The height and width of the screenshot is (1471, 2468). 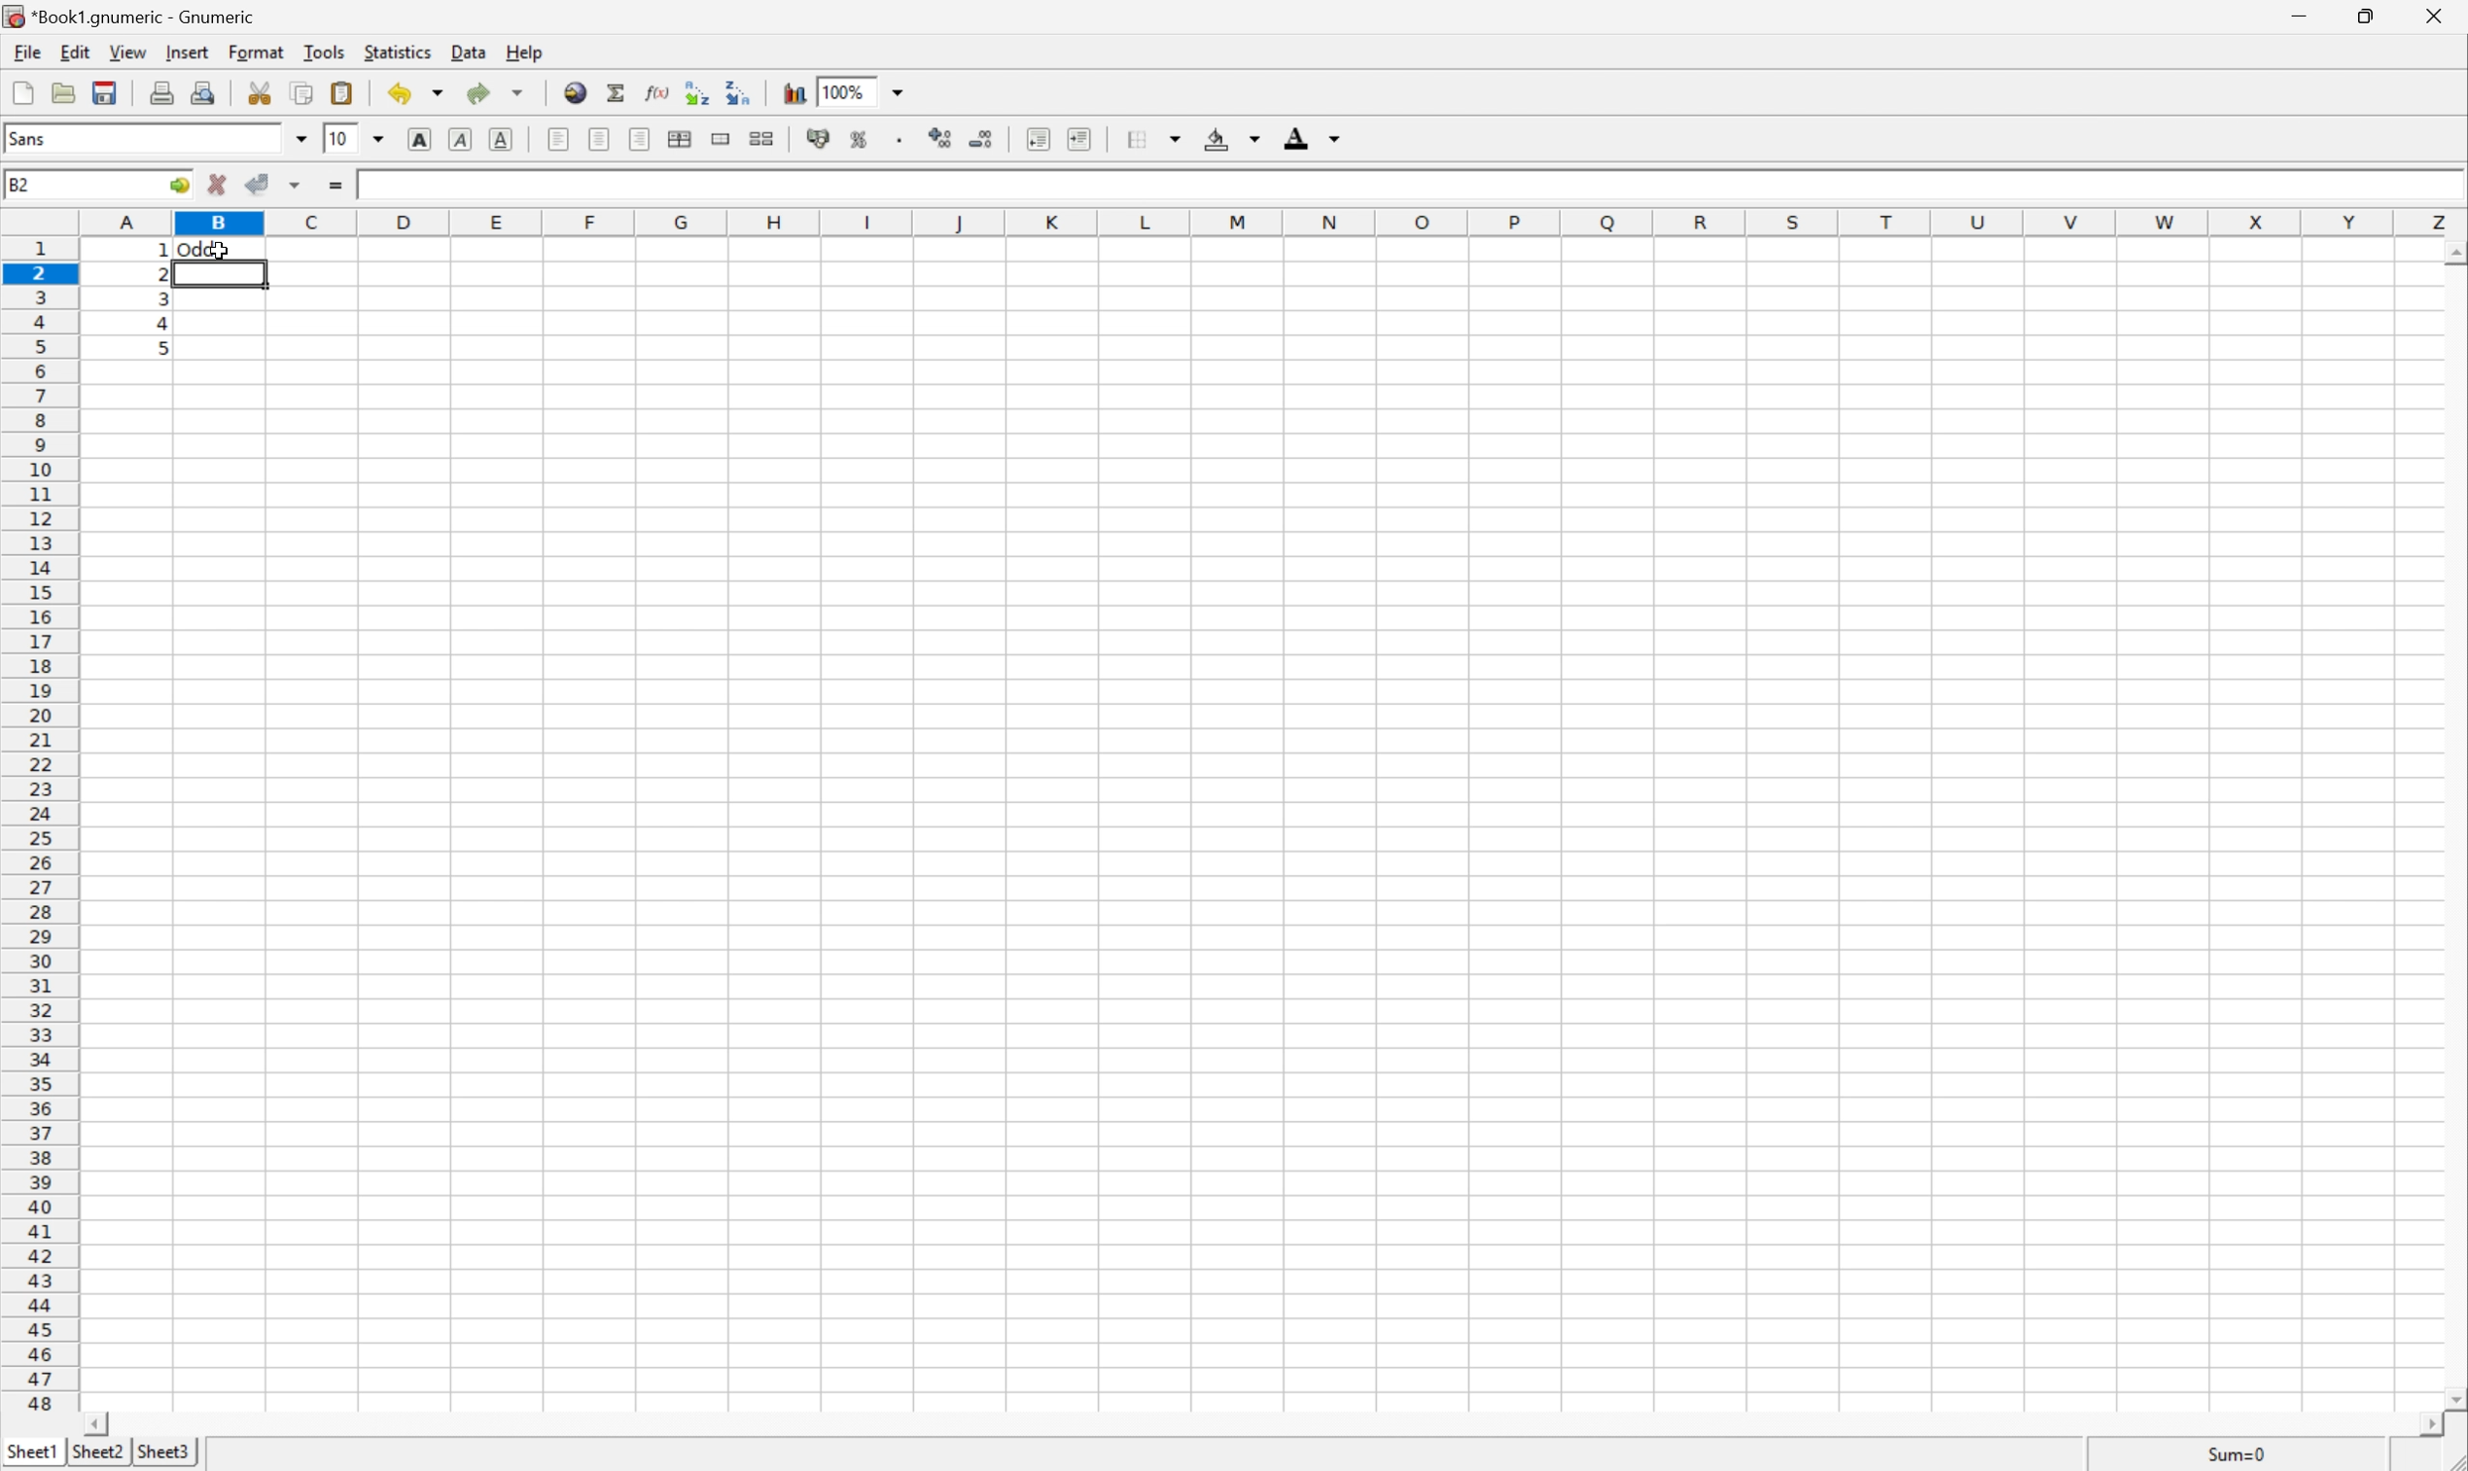 I want to click on =IF(MOD(A1,2)=0,"Even","Odd"), so click(x=490, y=187).